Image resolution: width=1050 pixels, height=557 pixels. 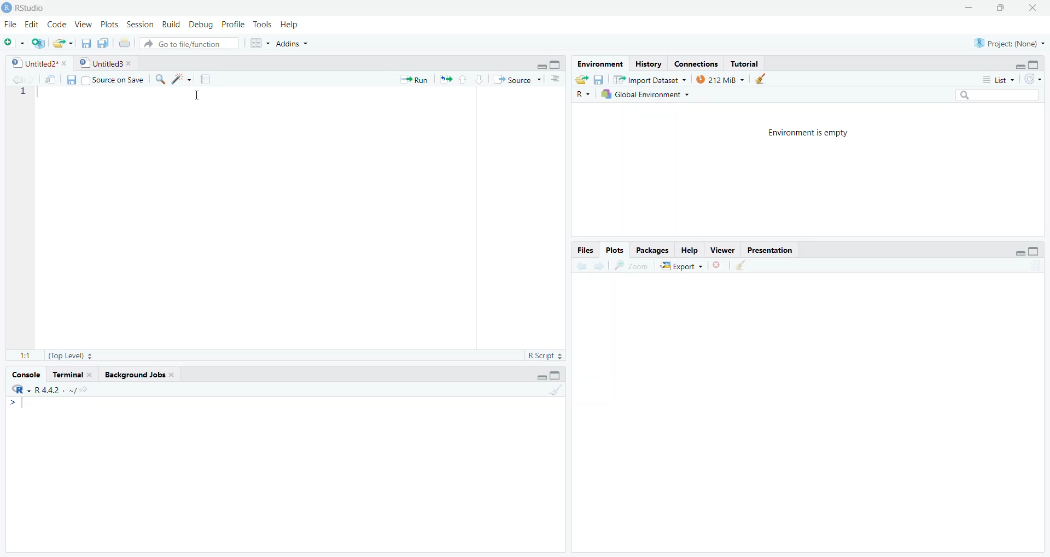 I want to click on help, so click(x=687, y=250).